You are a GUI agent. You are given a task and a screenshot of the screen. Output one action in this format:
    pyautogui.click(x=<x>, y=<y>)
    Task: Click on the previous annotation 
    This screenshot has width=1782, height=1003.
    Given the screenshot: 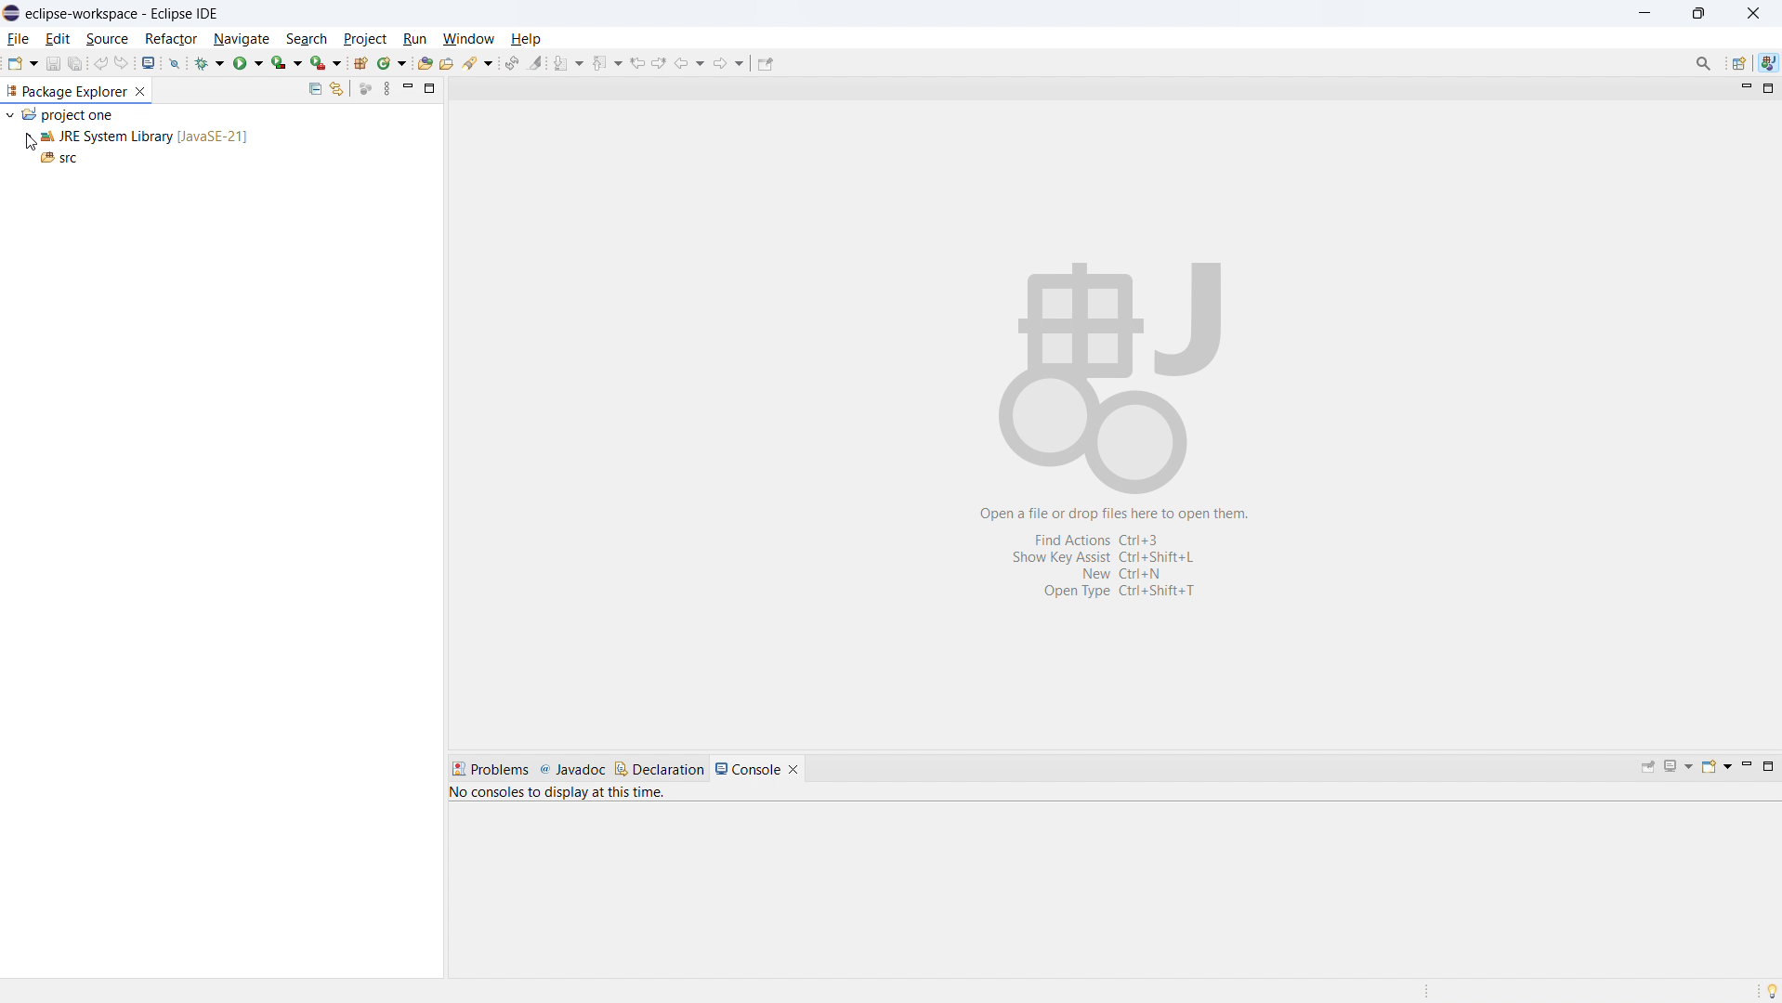 What is the action you would take?
    pyautogui.click(x=607, y=63)
    